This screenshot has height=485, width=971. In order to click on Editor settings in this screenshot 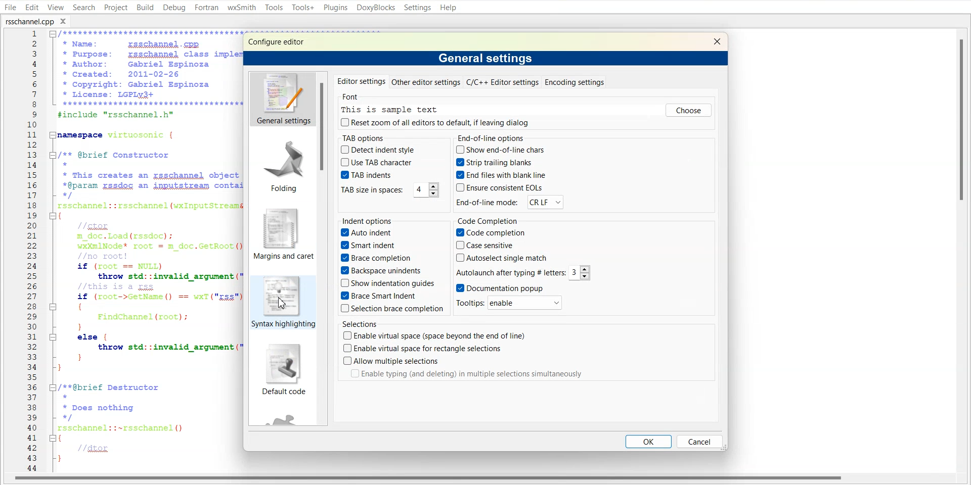, I will do `click(361, 82)`.